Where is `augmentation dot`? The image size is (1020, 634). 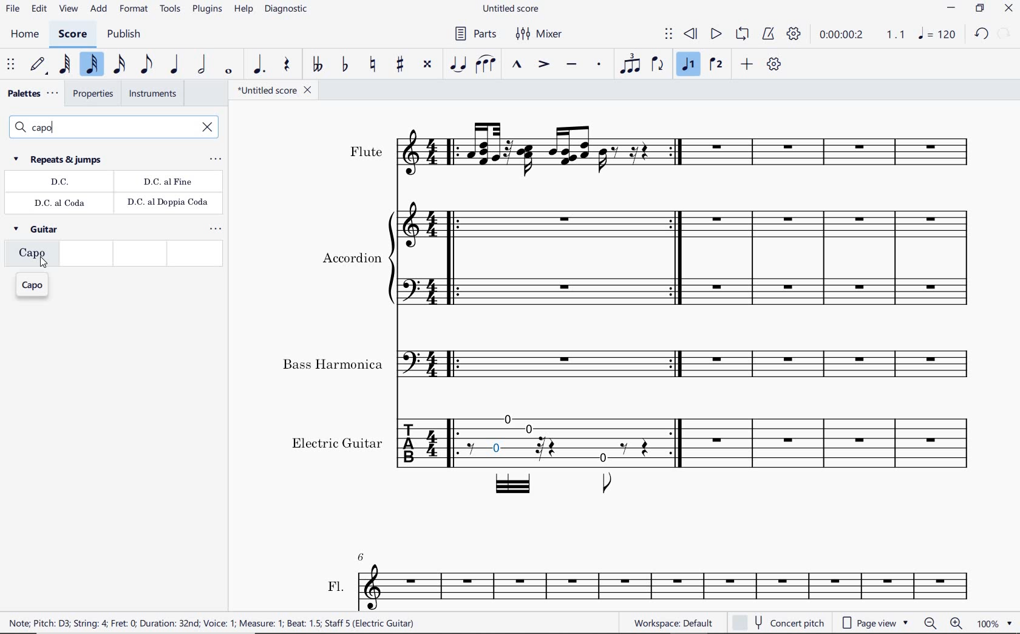
augmentation dot is located at coordinates (259, 65).